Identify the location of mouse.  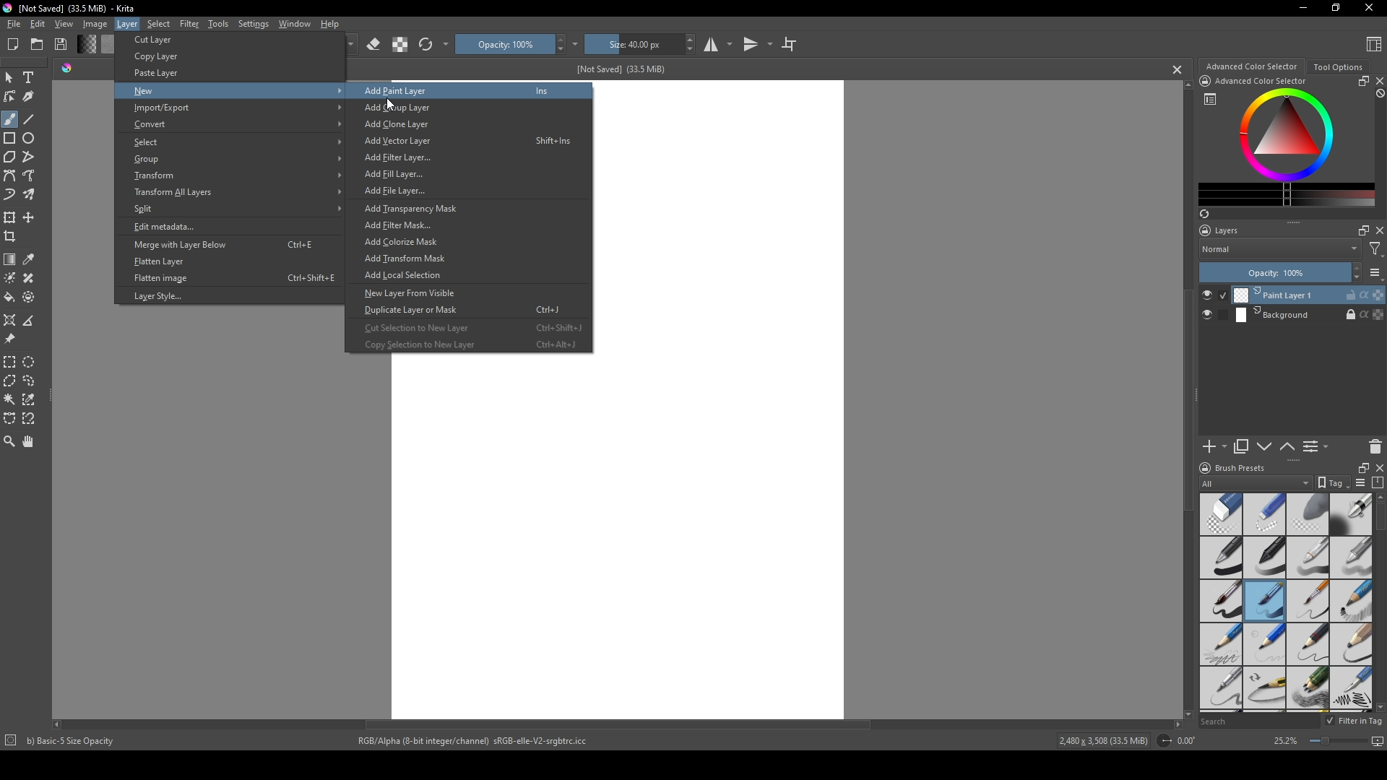
(9, 78).